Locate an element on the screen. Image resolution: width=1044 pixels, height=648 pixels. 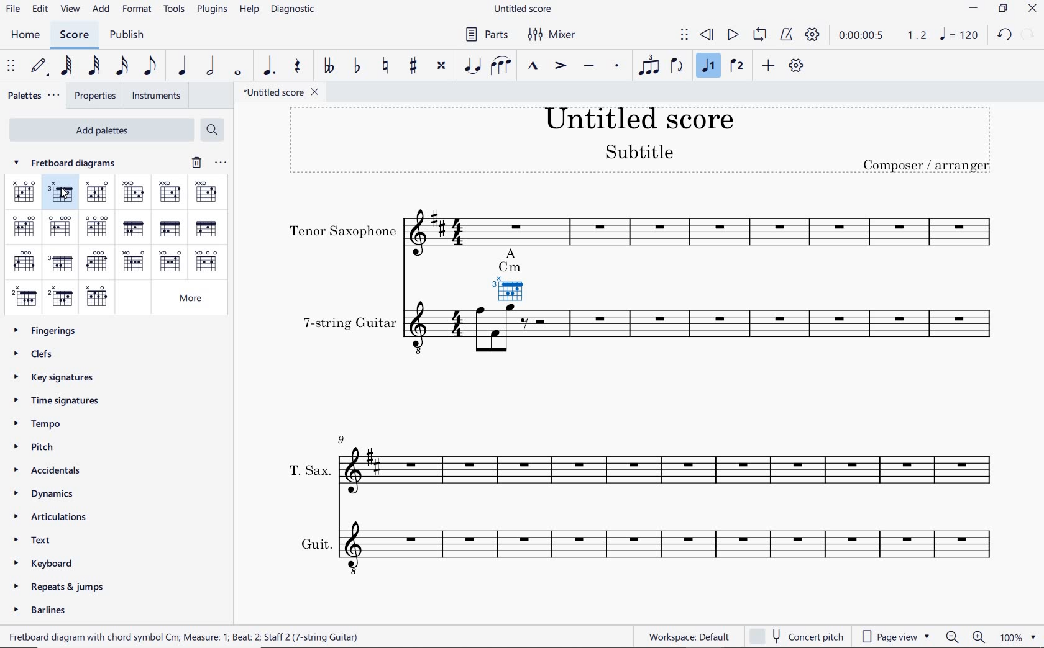
16TH NOTE is located at coordinates (121, 66).